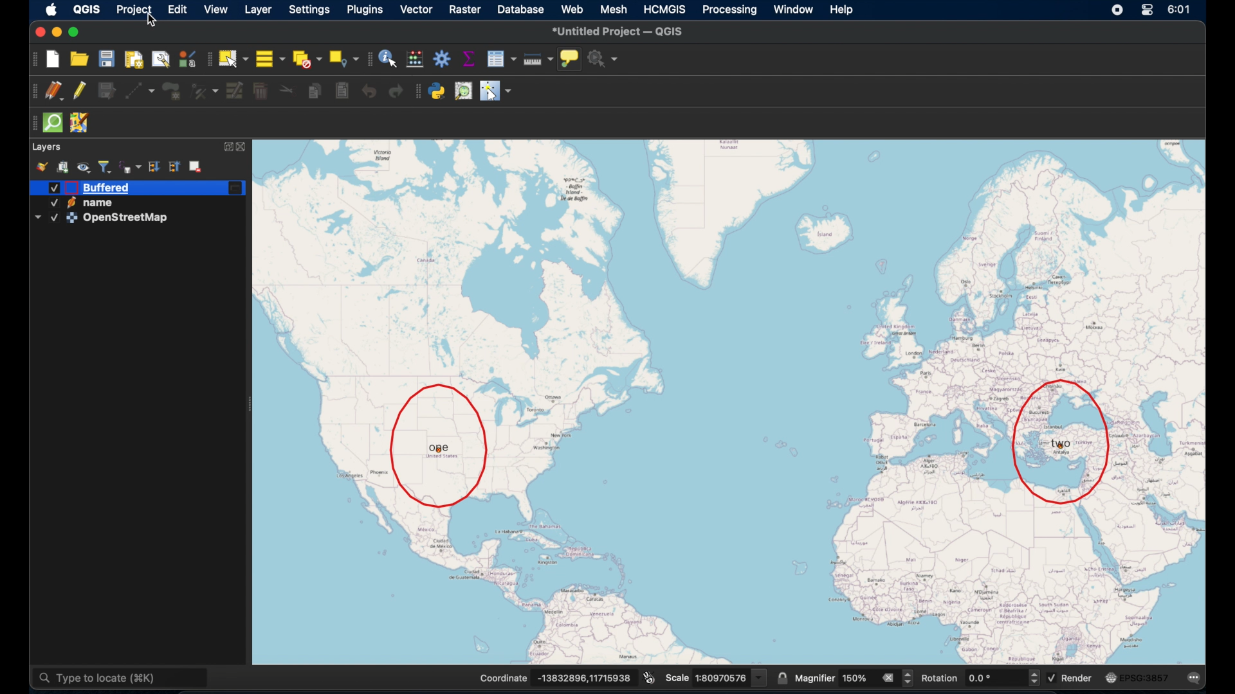 This screenshot has height=694, width=1235. I want to click on help, so click(843, 12).